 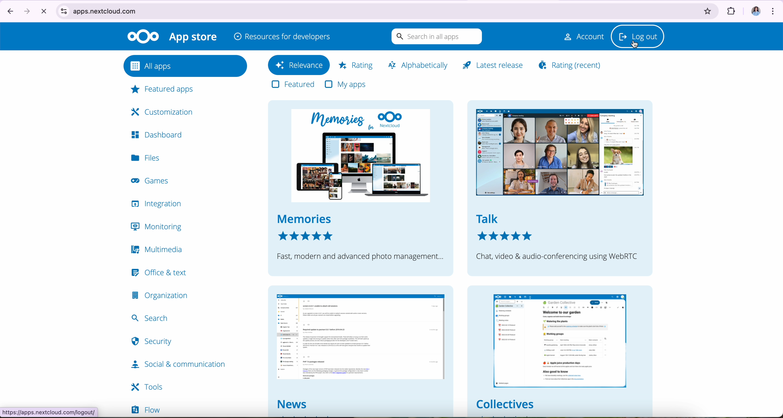 I want to click on customize and control Google Chrome, so click(x=775, y=11).